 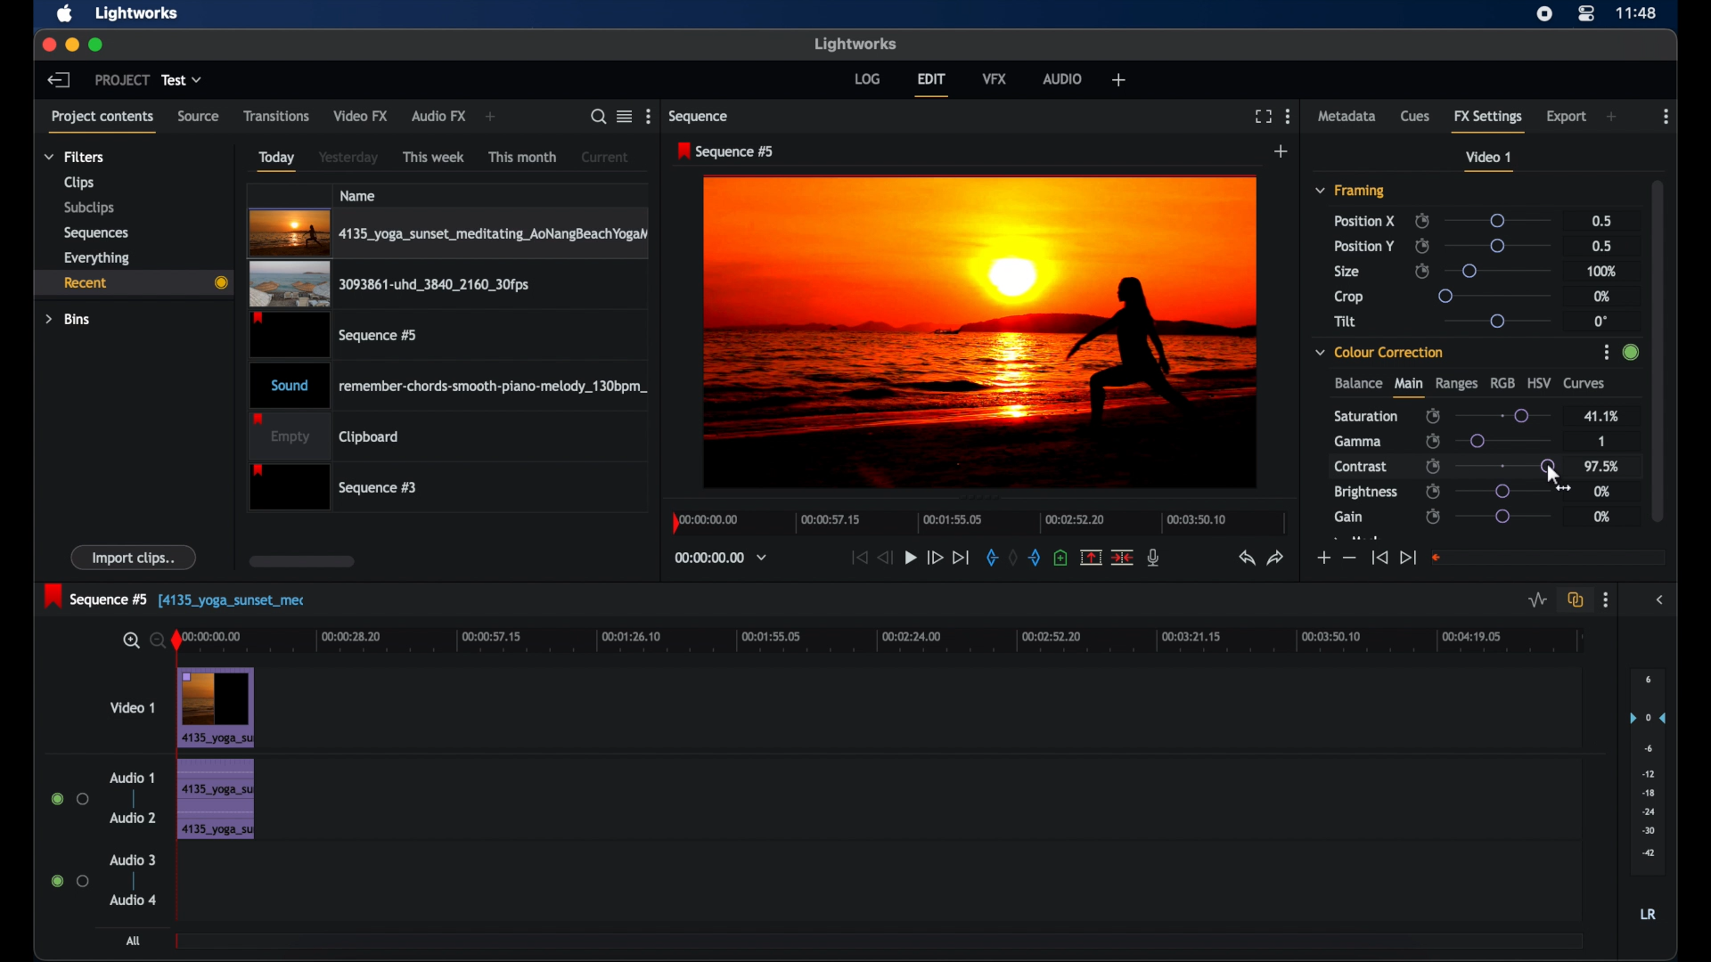 I want to click on rgb, so click(x=1502, y=382).